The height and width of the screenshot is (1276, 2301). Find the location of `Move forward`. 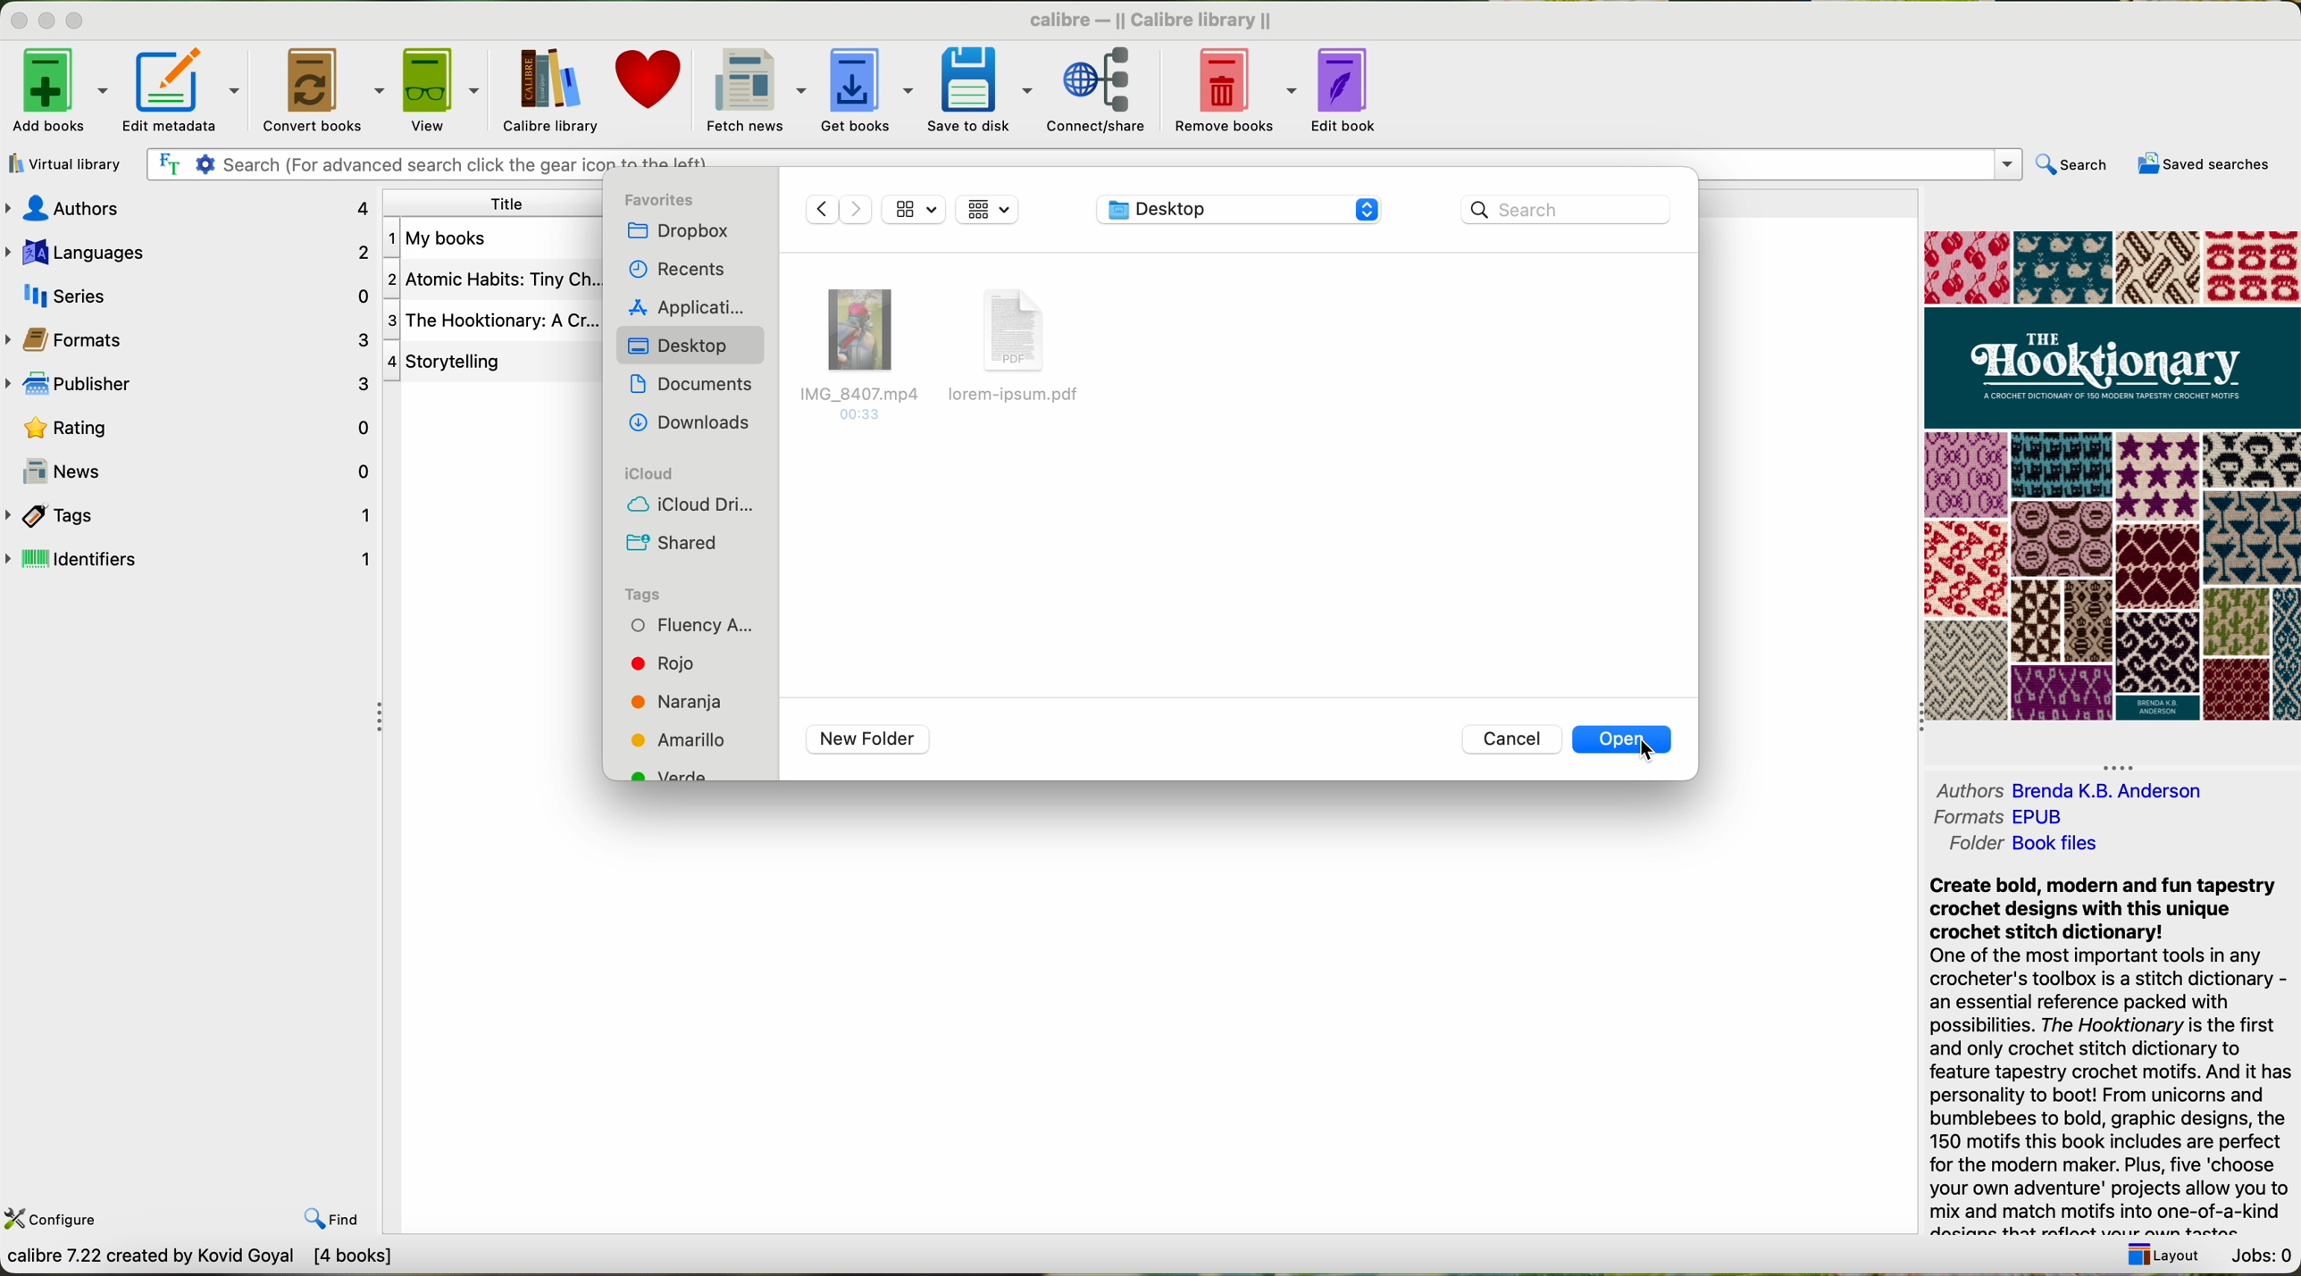

Move forward is located at coordinates (858, 208).